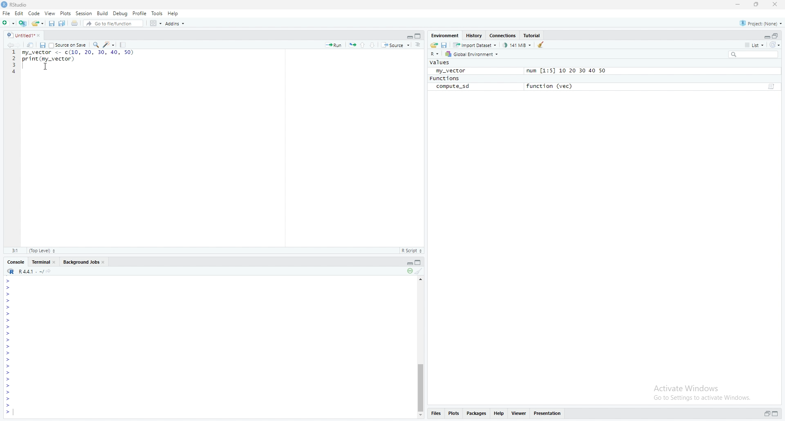 The width and height of the screenshot is (785, 421). What do you see at coordinates (739, 4) in the screenshot?
I see `Minimize` at bounding box center [739, 4].